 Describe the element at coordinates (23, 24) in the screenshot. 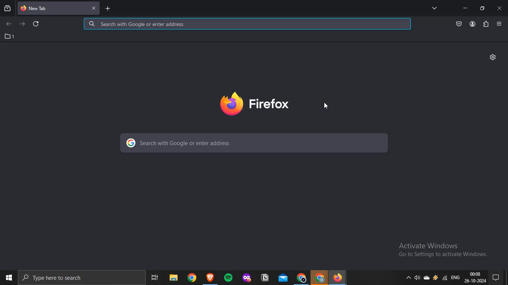

I see `forward` at that location.